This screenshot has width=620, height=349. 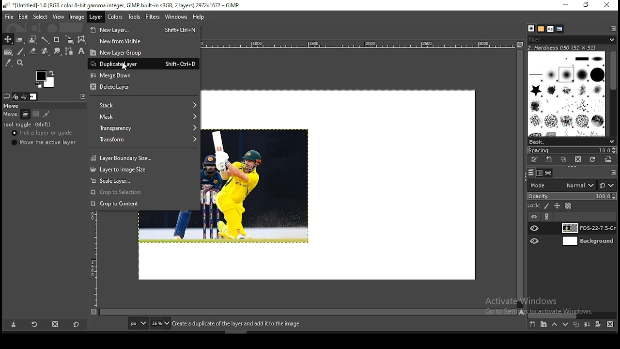 I want to click on brushes, so click(x=531, y=29).